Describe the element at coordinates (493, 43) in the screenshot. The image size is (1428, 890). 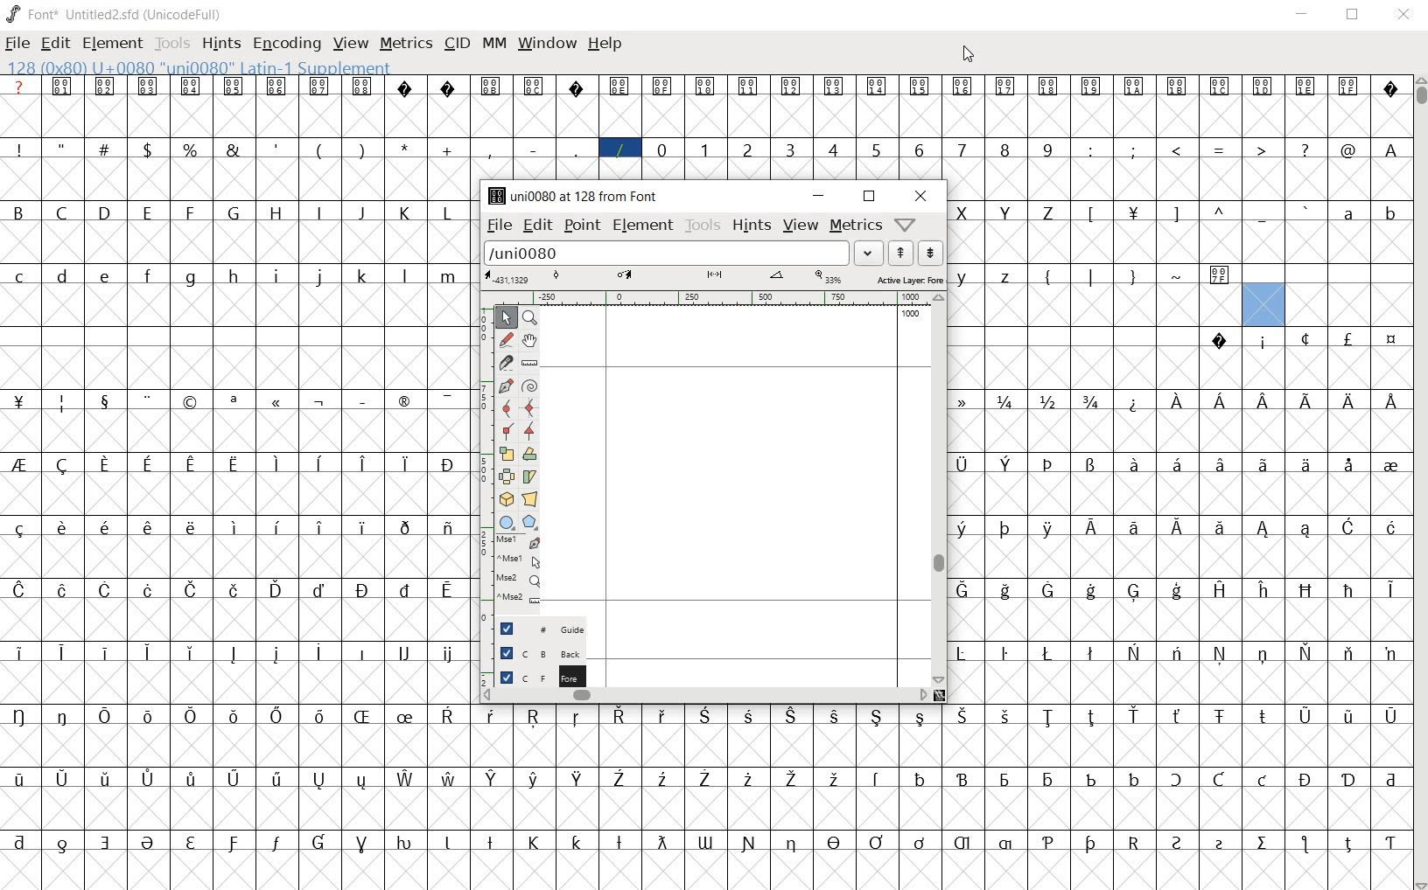
I see `MM` at that location.